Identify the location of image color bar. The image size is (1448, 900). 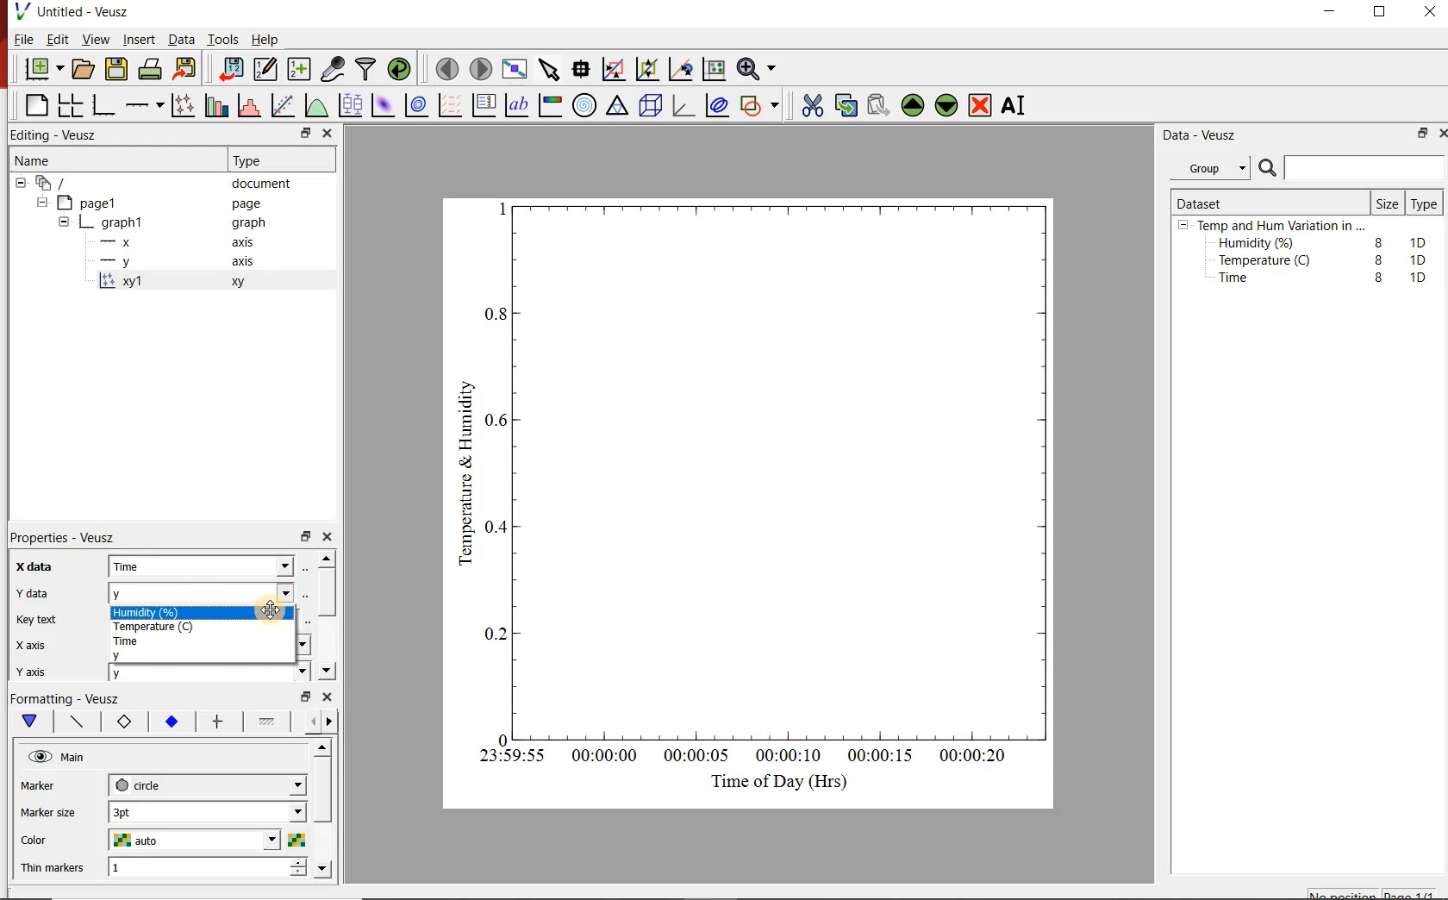
(553, 105).